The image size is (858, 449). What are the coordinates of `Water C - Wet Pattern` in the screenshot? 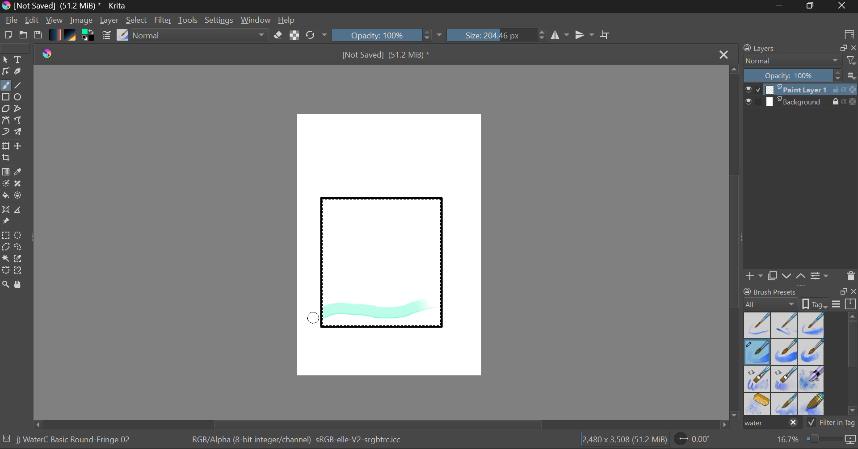 It's located at (811, 325).